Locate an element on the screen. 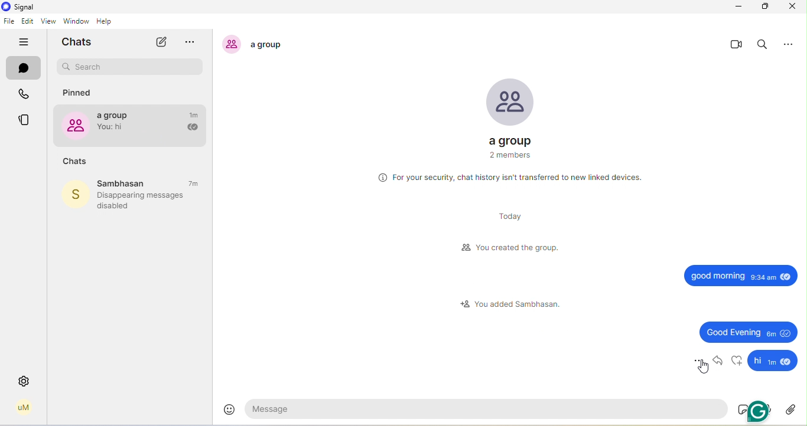 Image resolution: width=807 pixels, height=426 pixels. search is located at coordinates (764, 45).